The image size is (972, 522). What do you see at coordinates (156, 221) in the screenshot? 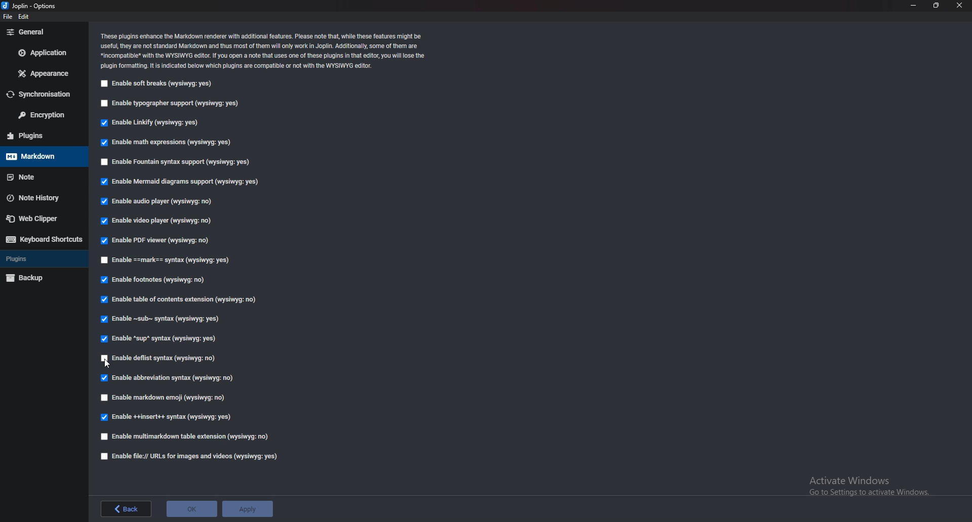
I see `Enable video player` at bounding box center [156, 221].